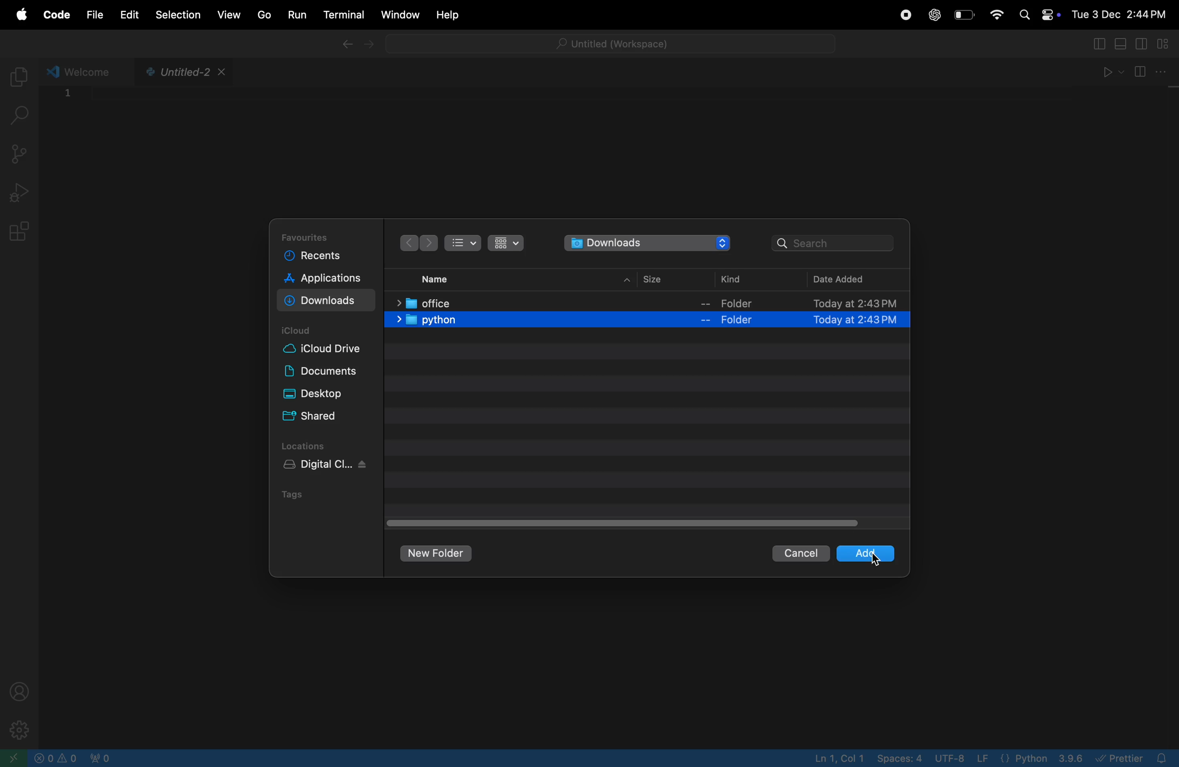 The width and height of the screenshot is (1179, 767). I want to click on split editor, so click(1150, 70).